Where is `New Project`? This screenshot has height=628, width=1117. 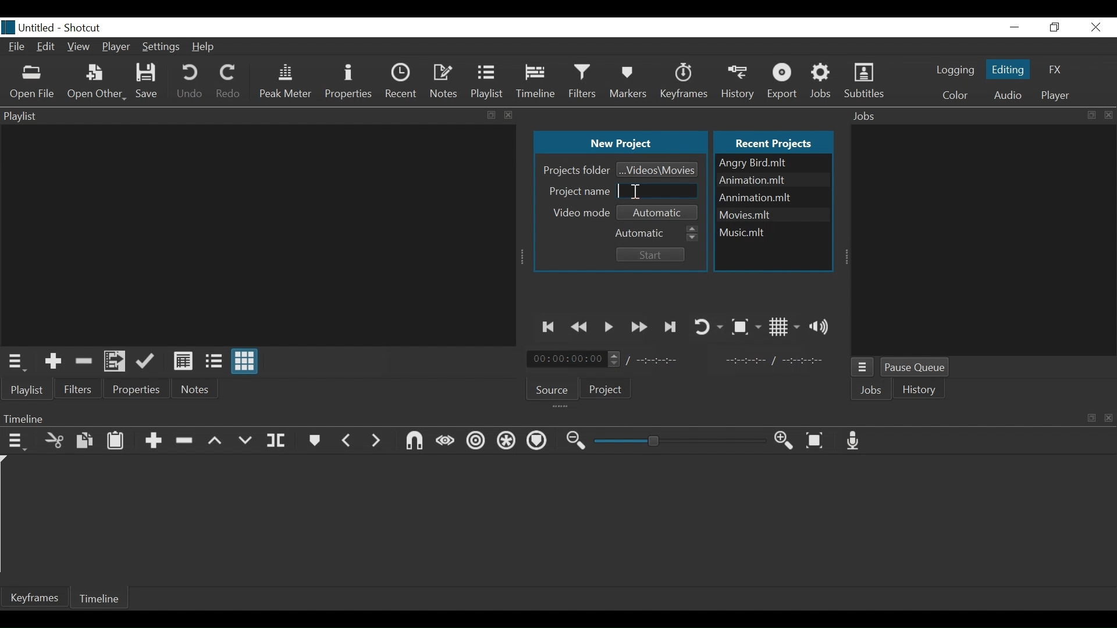
New Project is located at coordinates (620, 143).